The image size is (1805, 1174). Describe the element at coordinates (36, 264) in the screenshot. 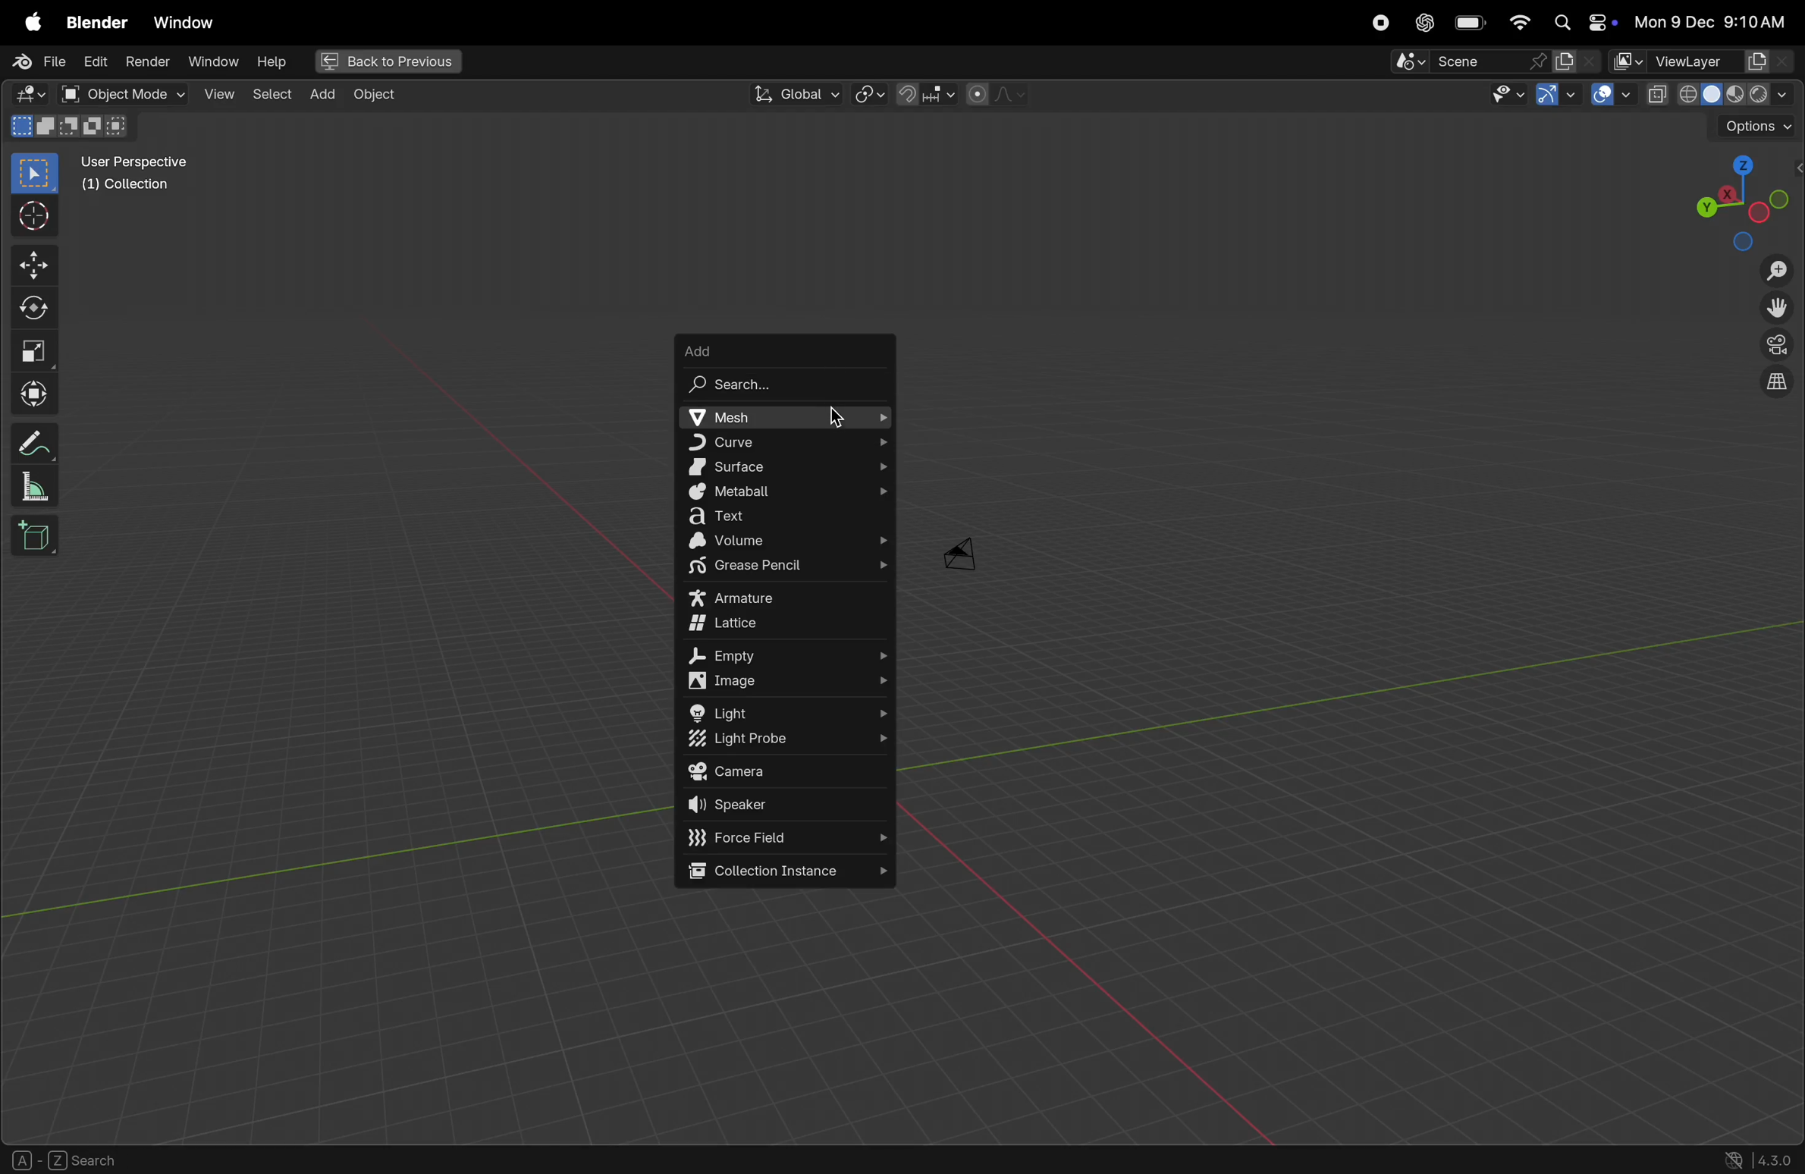

I see `move ` at that location.